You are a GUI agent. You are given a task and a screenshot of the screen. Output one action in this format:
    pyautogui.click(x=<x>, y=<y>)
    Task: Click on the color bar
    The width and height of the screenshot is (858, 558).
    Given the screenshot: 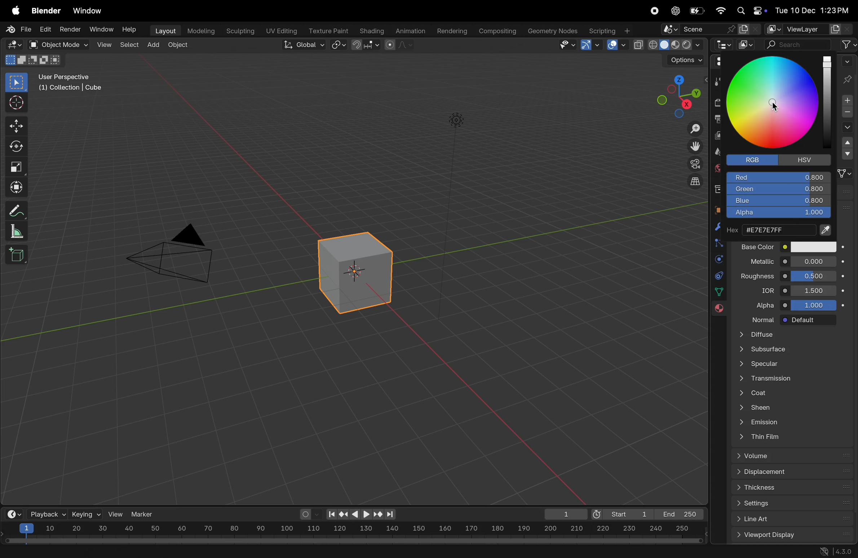 What is the action you would take?
    pyautogui.click(x=828, y=99)
    